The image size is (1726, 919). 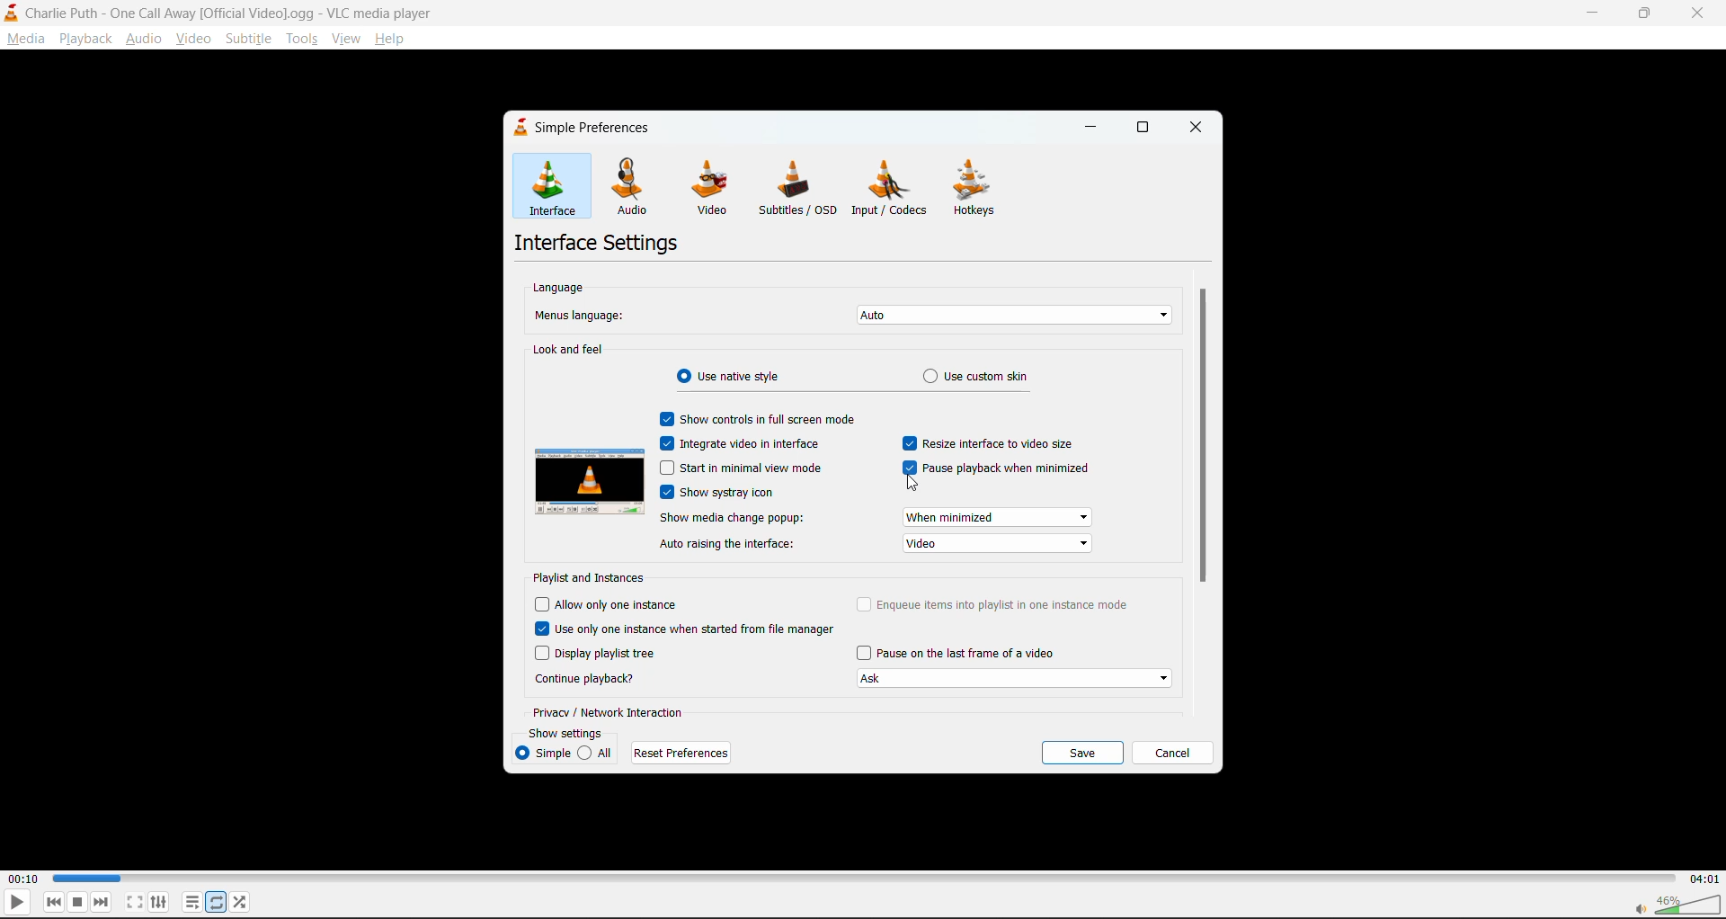 What do you see at coordinates (541, 629) in the screenshot?
I see `Checbox` at bounding box center [541, 629].